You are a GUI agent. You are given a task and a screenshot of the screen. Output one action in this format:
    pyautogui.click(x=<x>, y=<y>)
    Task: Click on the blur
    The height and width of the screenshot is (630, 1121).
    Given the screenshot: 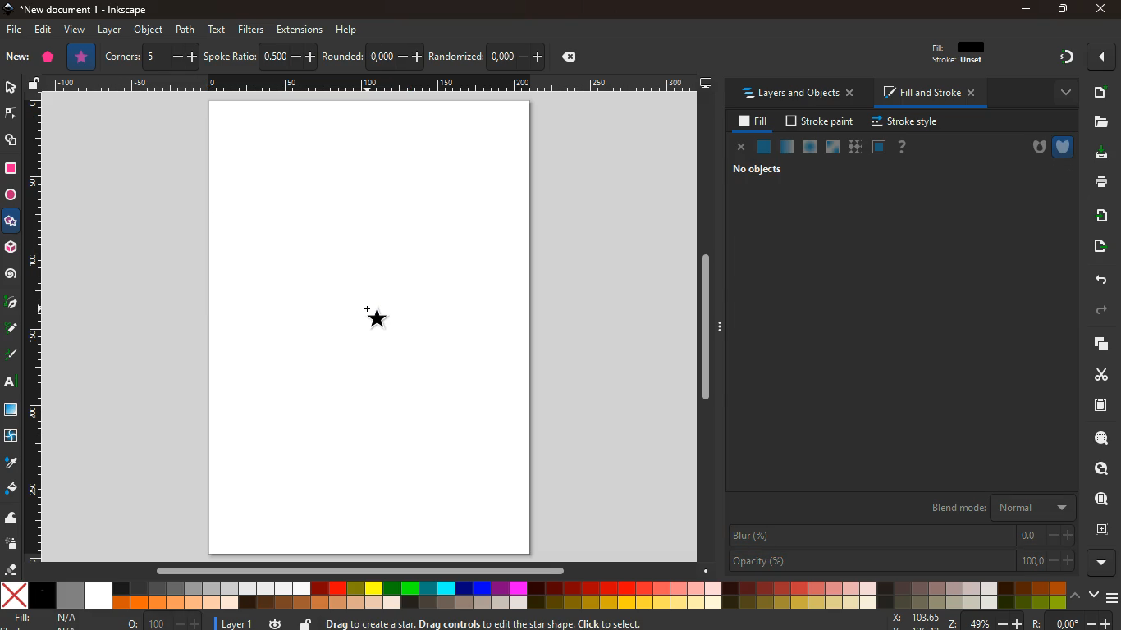 What is the action you would take?
    pyautogui.click(x=899, y=536)
    